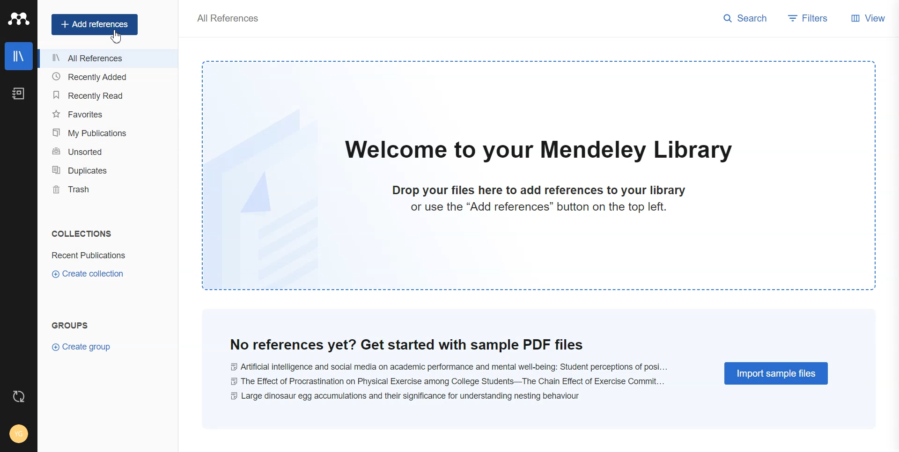 Image resolution: width=899 pixels, height=452 pixels. I want to click on Drop your files here to add references to your library
or use the “Add references” button on the top left., so click(533, 204).